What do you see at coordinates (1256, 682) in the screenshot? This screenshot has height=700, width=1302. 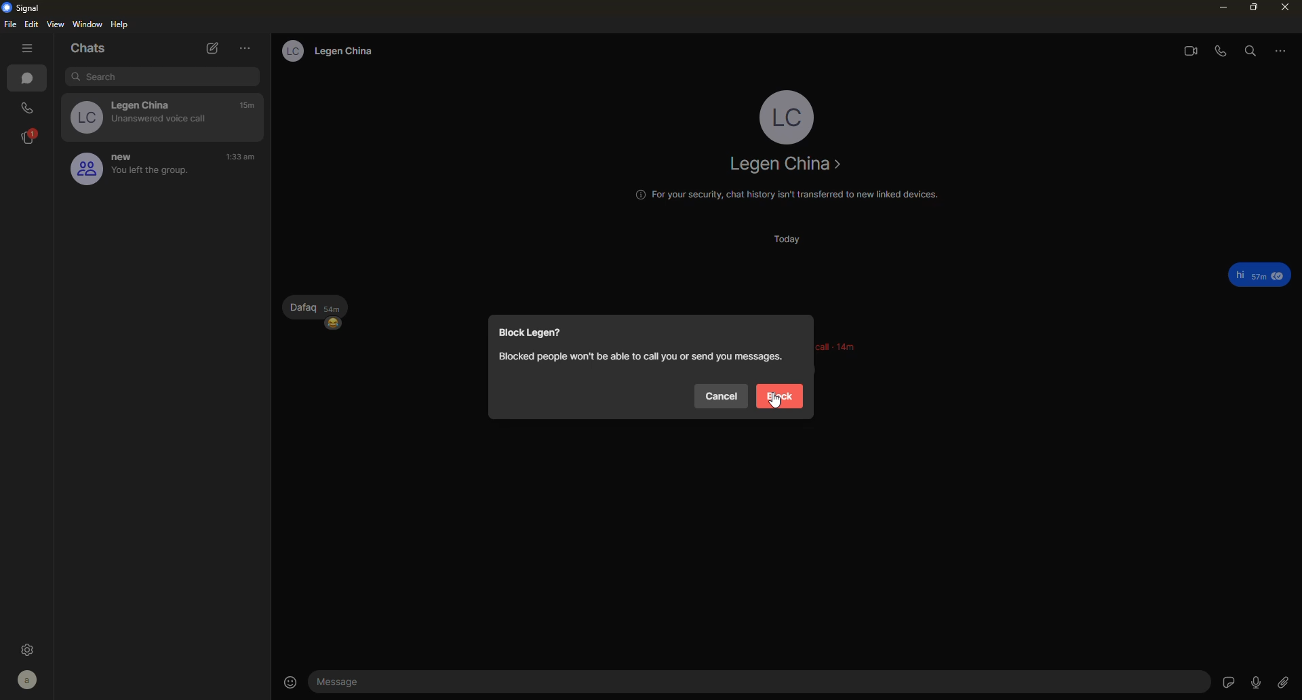 I see `record` at bounding box center [1256, 682].